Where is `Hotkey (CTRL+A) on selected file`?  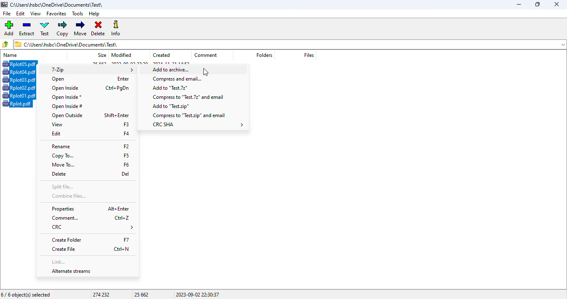 Hotkey (CTRL+A) on selected file is located at coordinates (20, 64).